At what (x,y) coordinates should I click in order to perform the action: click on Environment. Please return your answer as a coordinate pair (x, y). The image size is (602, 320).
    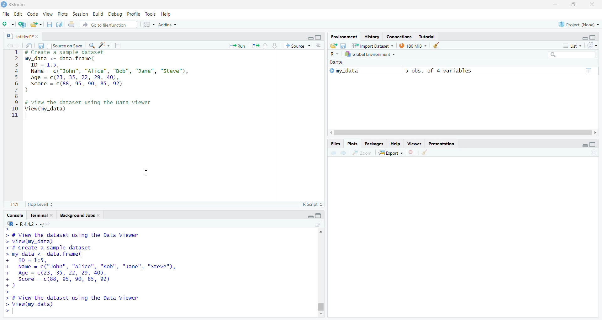
    Looking at the image, I should click on (344, 37).